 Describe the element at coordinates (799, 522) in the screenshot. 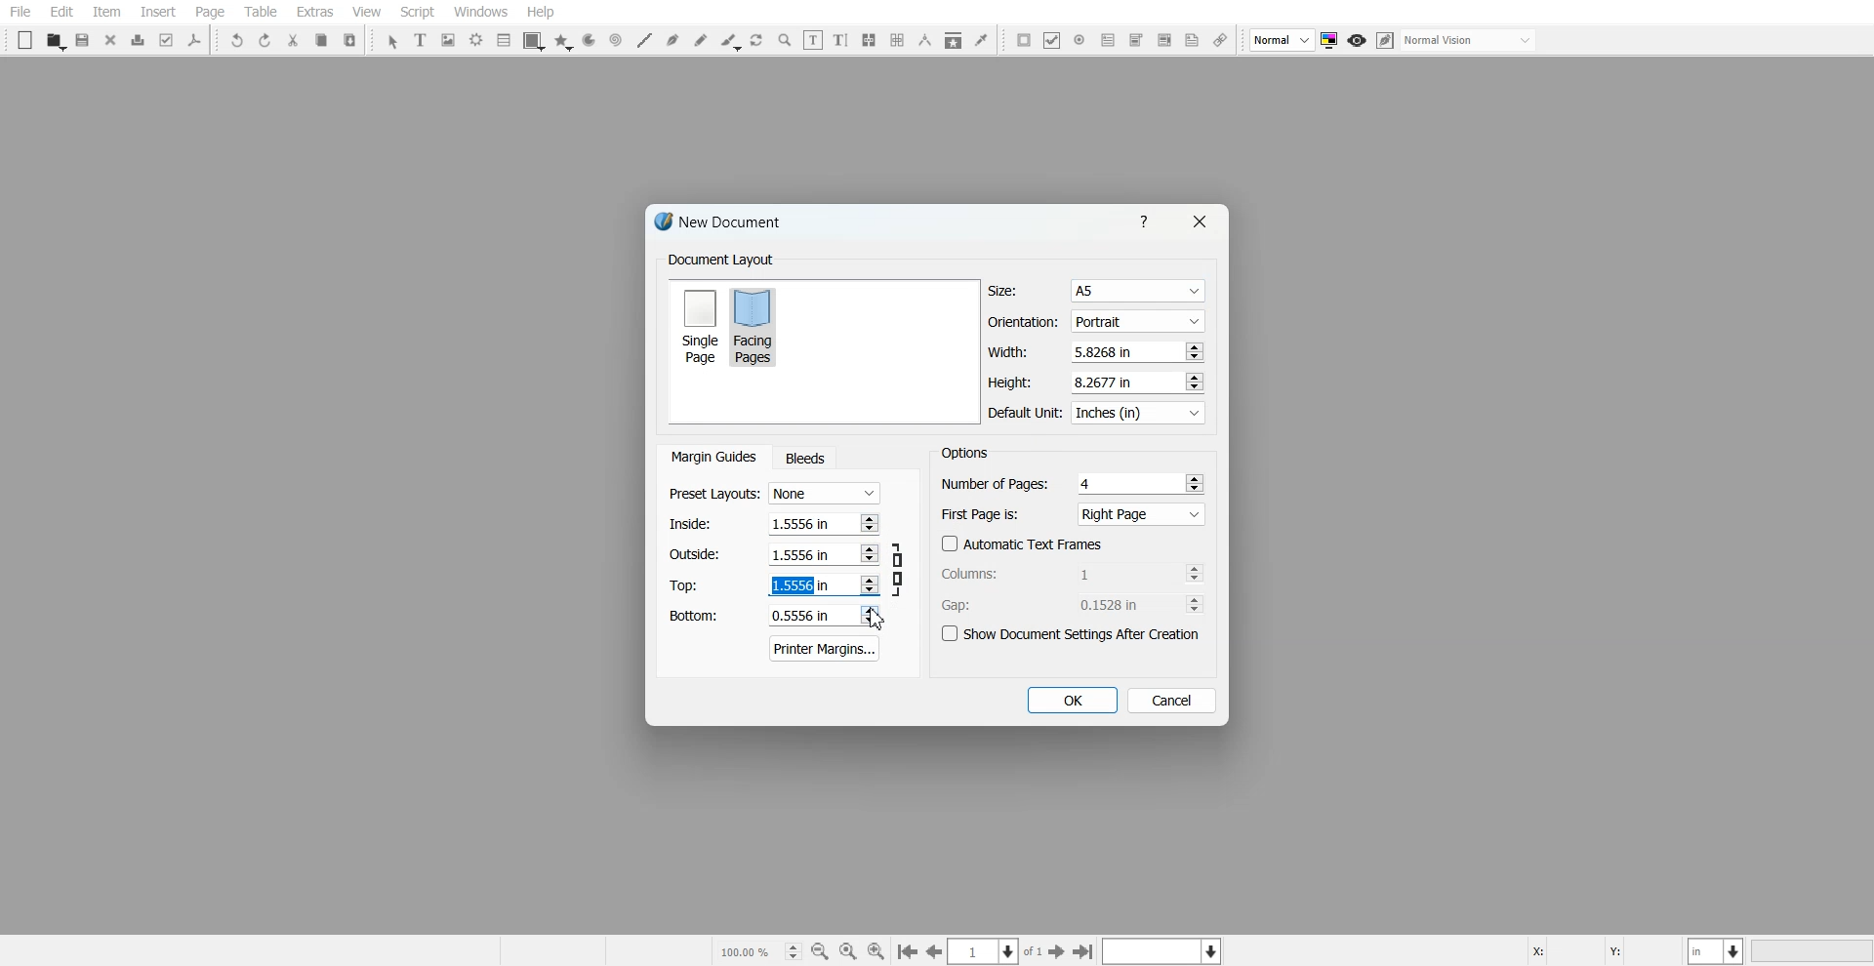

I see `1.5556 in` at that location.